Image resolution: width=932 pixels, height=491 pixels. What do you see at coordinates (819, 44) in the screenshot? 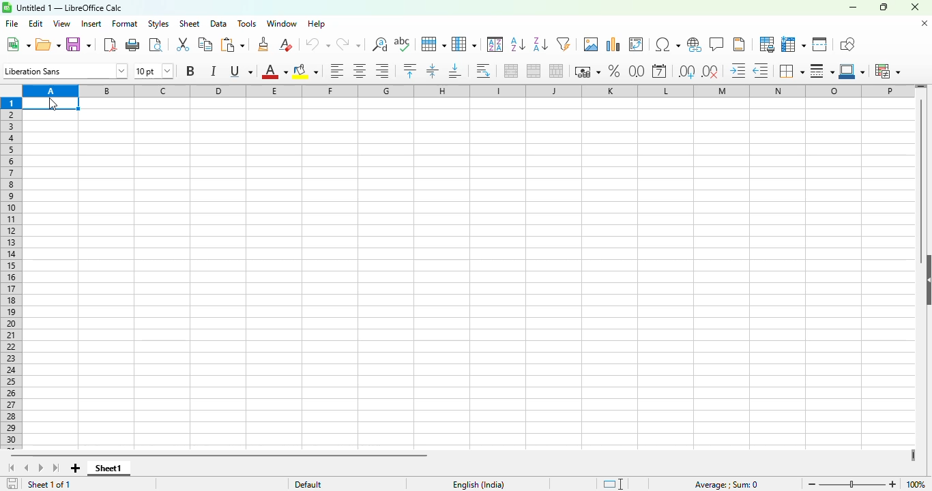
I see `split window` at bounding box center [819, 44].